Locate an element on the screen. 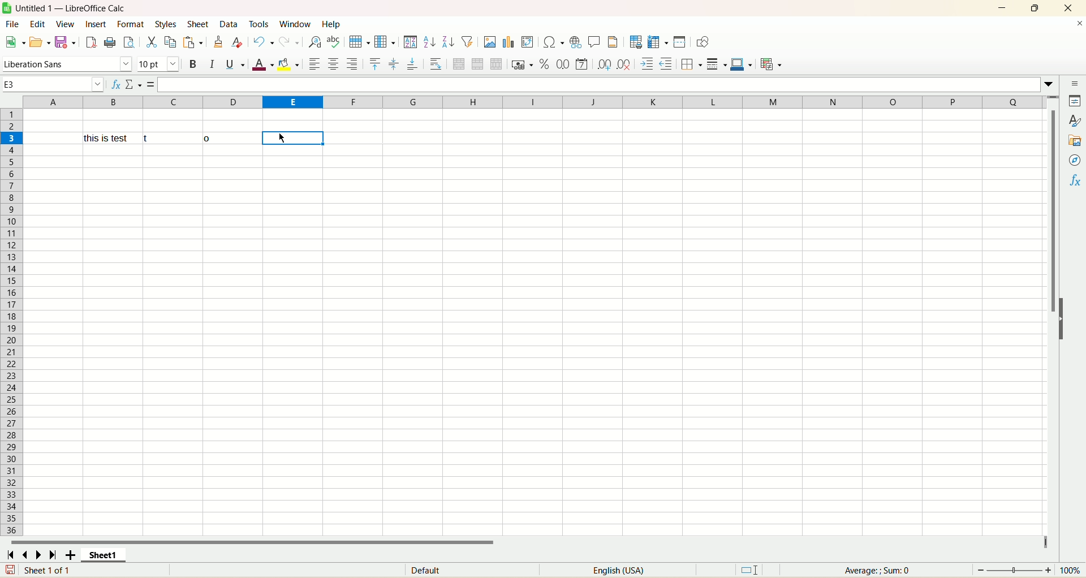 The width and height of the screenshot is (1086, 578). insert special character is located at coordinates (554, 42).